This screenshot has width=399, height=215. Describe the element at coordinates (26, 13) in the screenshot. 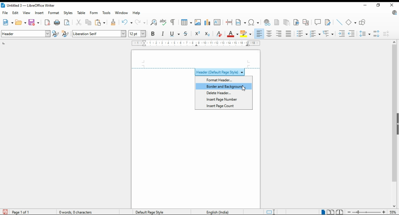

I see `view` at that location.